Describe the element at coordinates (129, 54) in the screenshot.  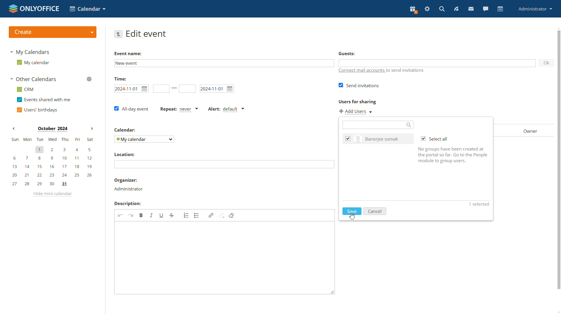
I see `event Name` at that location.